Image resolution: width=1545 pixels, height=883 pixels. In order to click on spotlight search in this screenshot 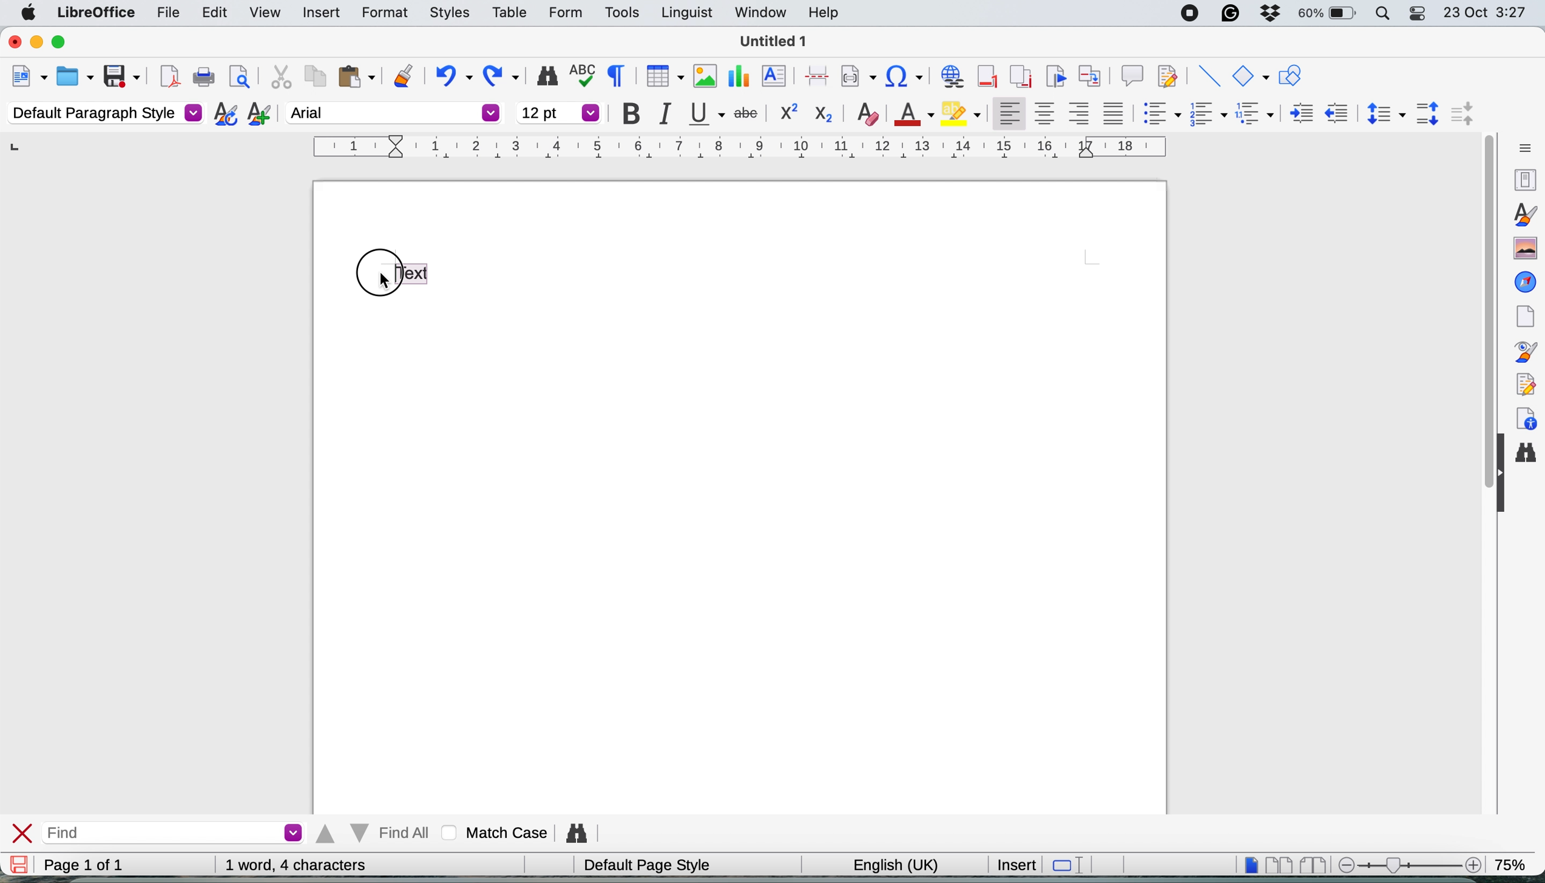, I will do `click(1382, 15)`.